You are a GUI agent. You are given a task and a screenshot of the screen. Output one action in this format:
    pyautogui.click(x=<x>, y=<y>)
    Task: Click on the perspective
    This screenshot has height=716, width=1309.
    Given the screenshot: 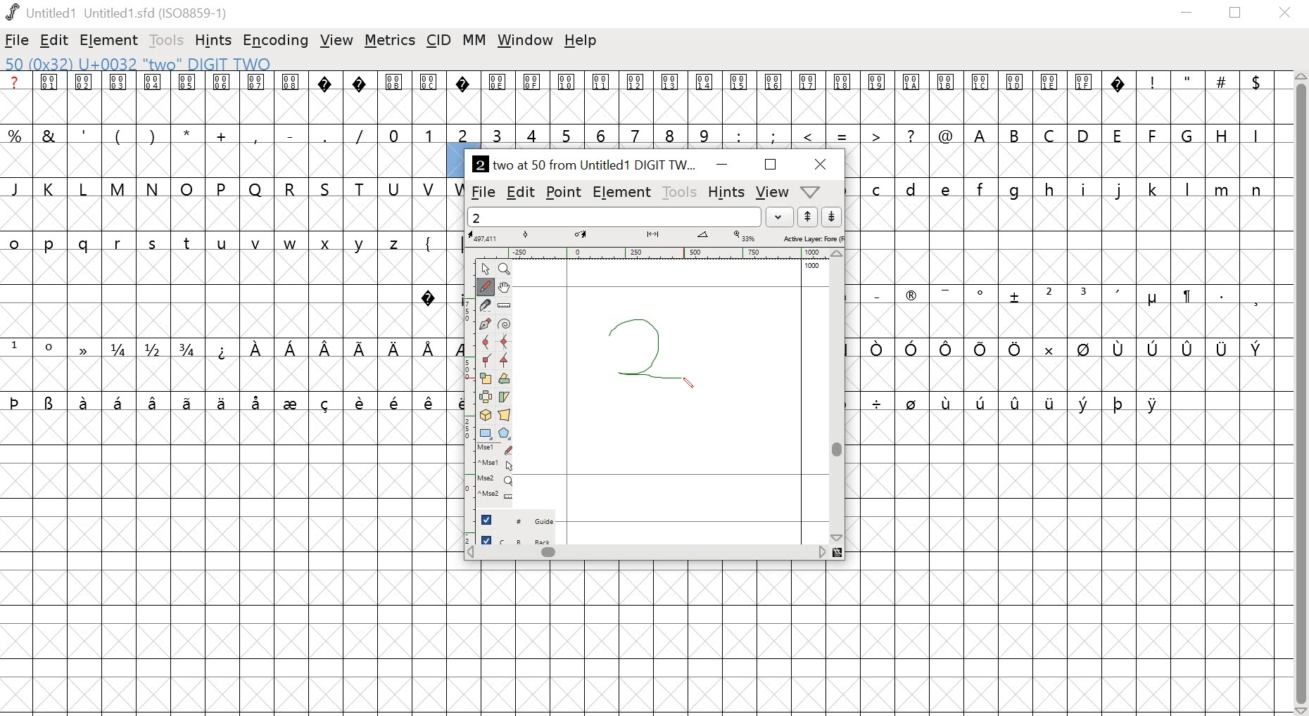 What is the action you would take?
    pyautogui.click(x=505, y=416)
    